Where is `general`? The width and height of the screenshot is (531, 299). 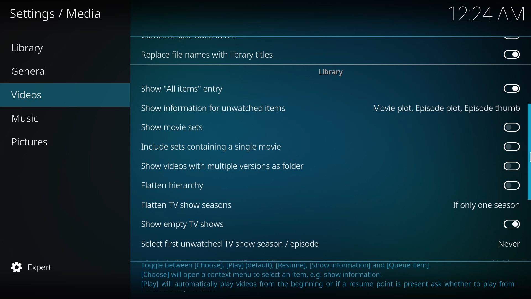 general is located at coordinates (32, 72).